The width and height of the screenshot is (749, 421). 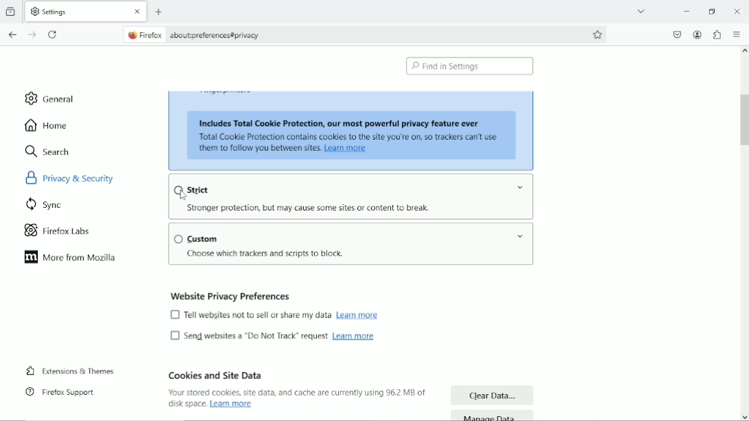 I want to click on Close, so click(x=737, y=10).